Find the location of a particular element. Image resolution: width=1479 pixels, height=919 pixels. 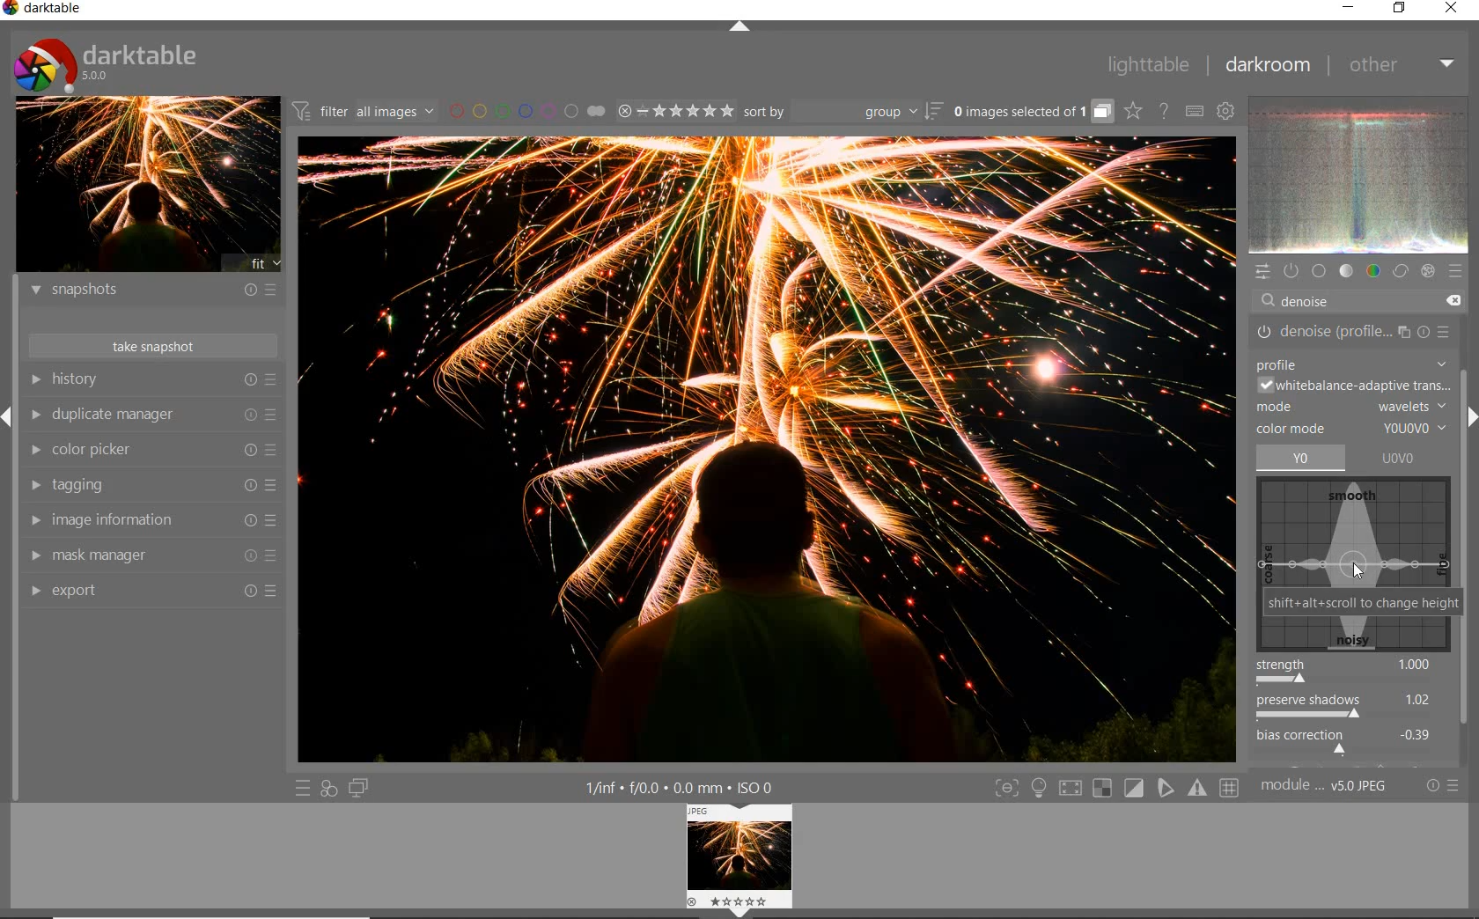

click to change overlays on thumbnails is located at coordinates (1131, 110).